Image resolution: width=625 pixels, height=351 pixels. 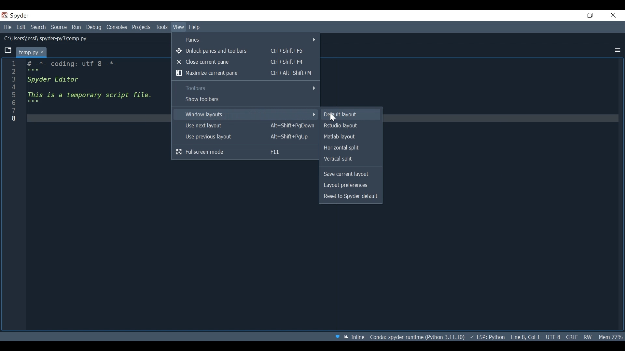 I want to click on Run, so click(x=77, y=27).